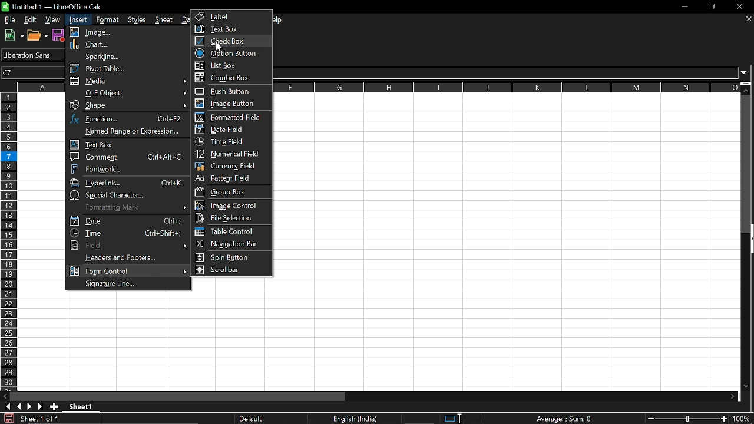 This screenshot has height=424, width=754. I want to click on Current sheet, so click(84, 408).